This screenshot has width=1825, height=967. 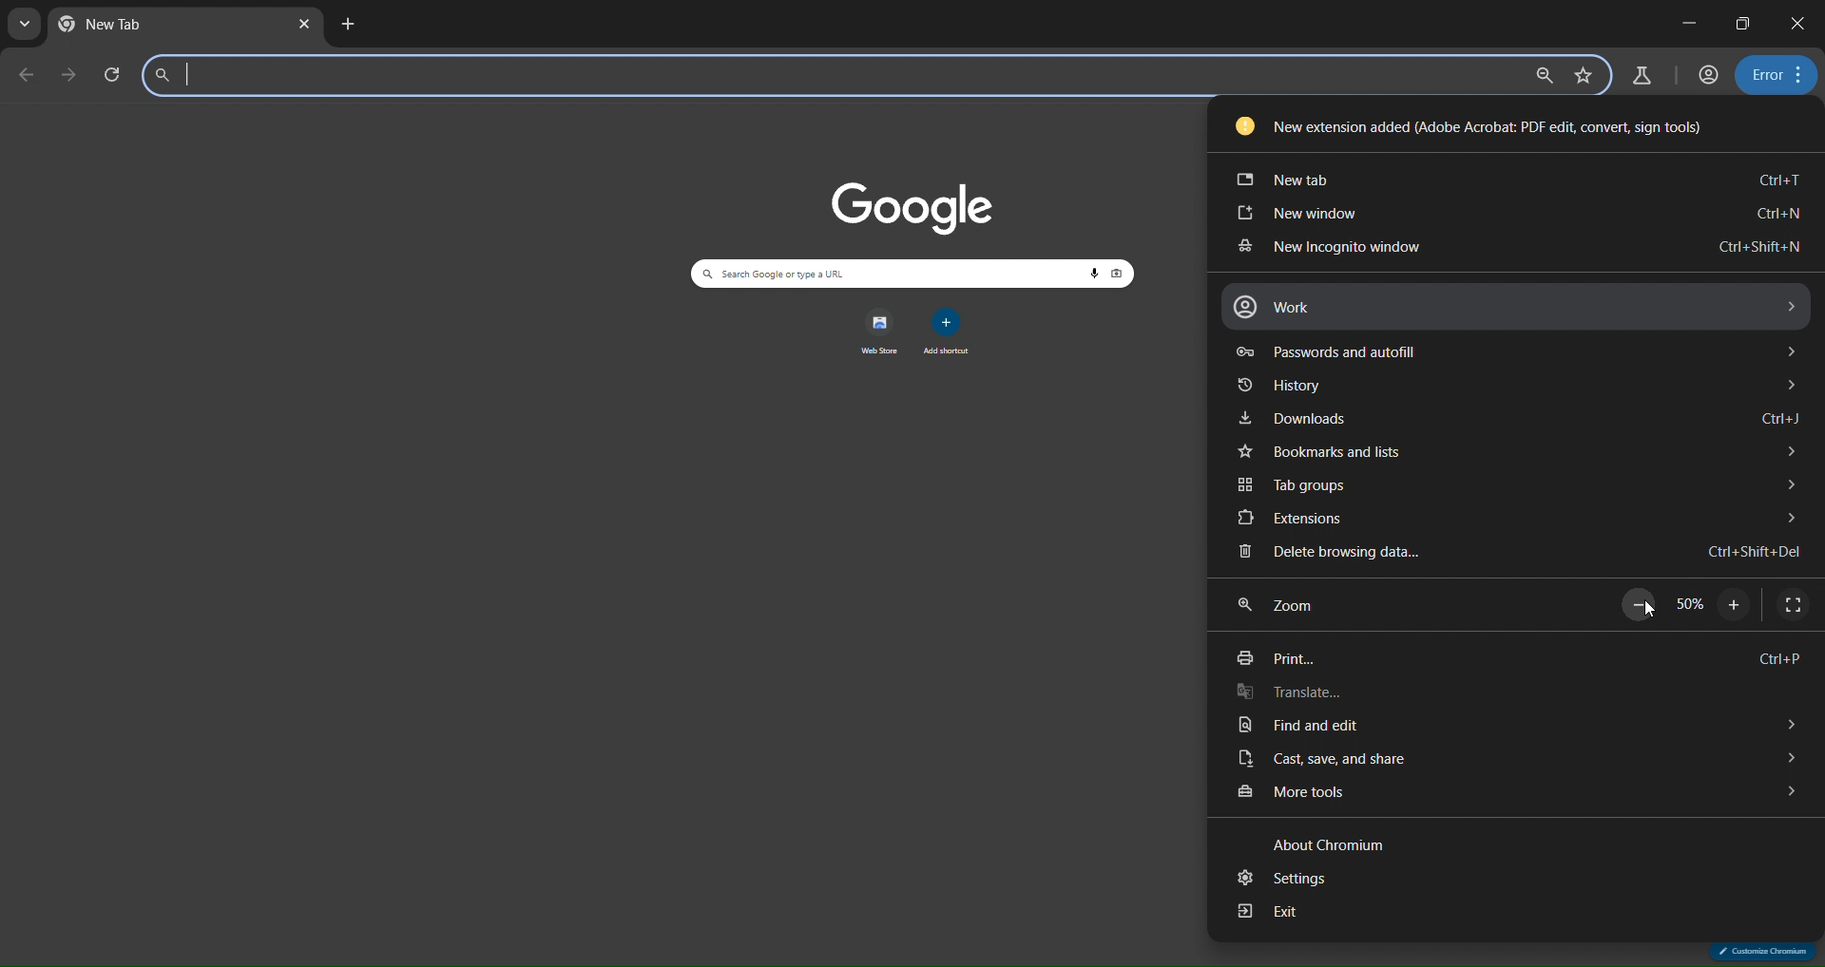 What do you see at coordinates (1522, 386) in the screenshot?
I see `history` at bounding box center [1522, 386].